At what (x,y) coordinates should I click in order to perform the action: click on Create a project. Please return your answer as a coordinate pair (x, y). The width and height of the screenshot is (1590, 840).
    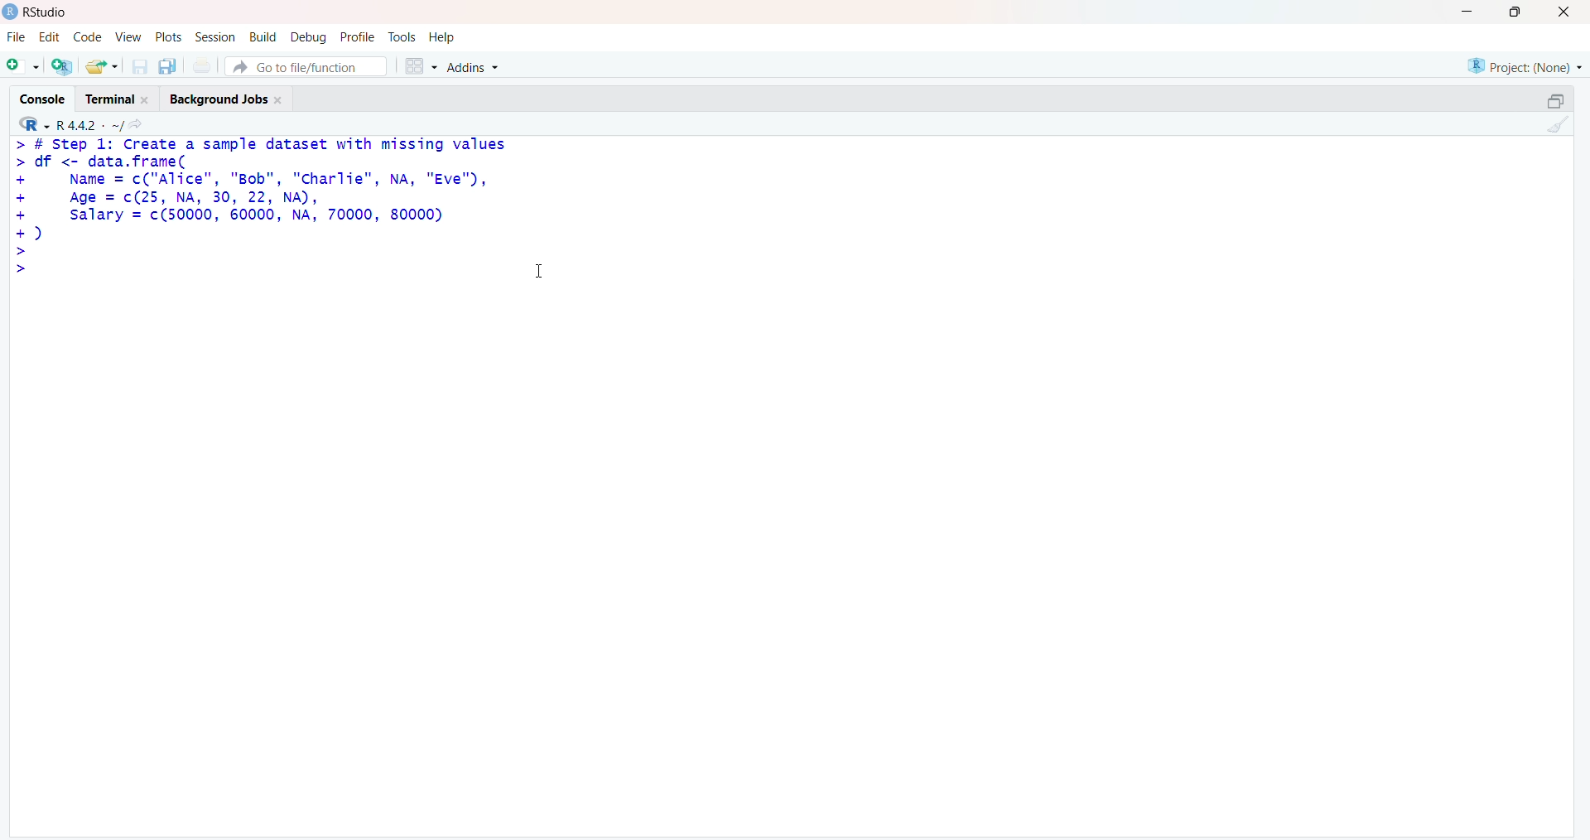
    Looking at the image, I should click on (60, 66).